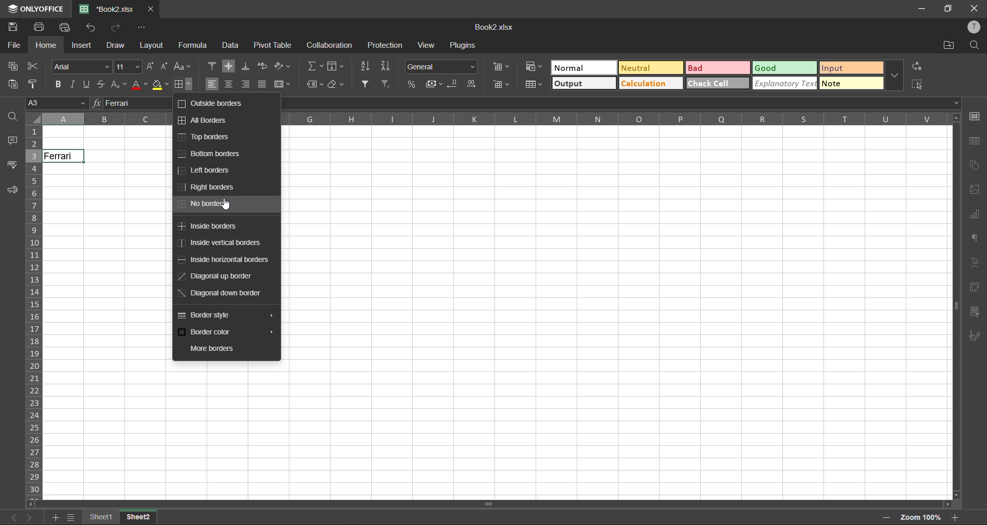 The image size is (987, 525). I want to click on more options, so click(895, 74).